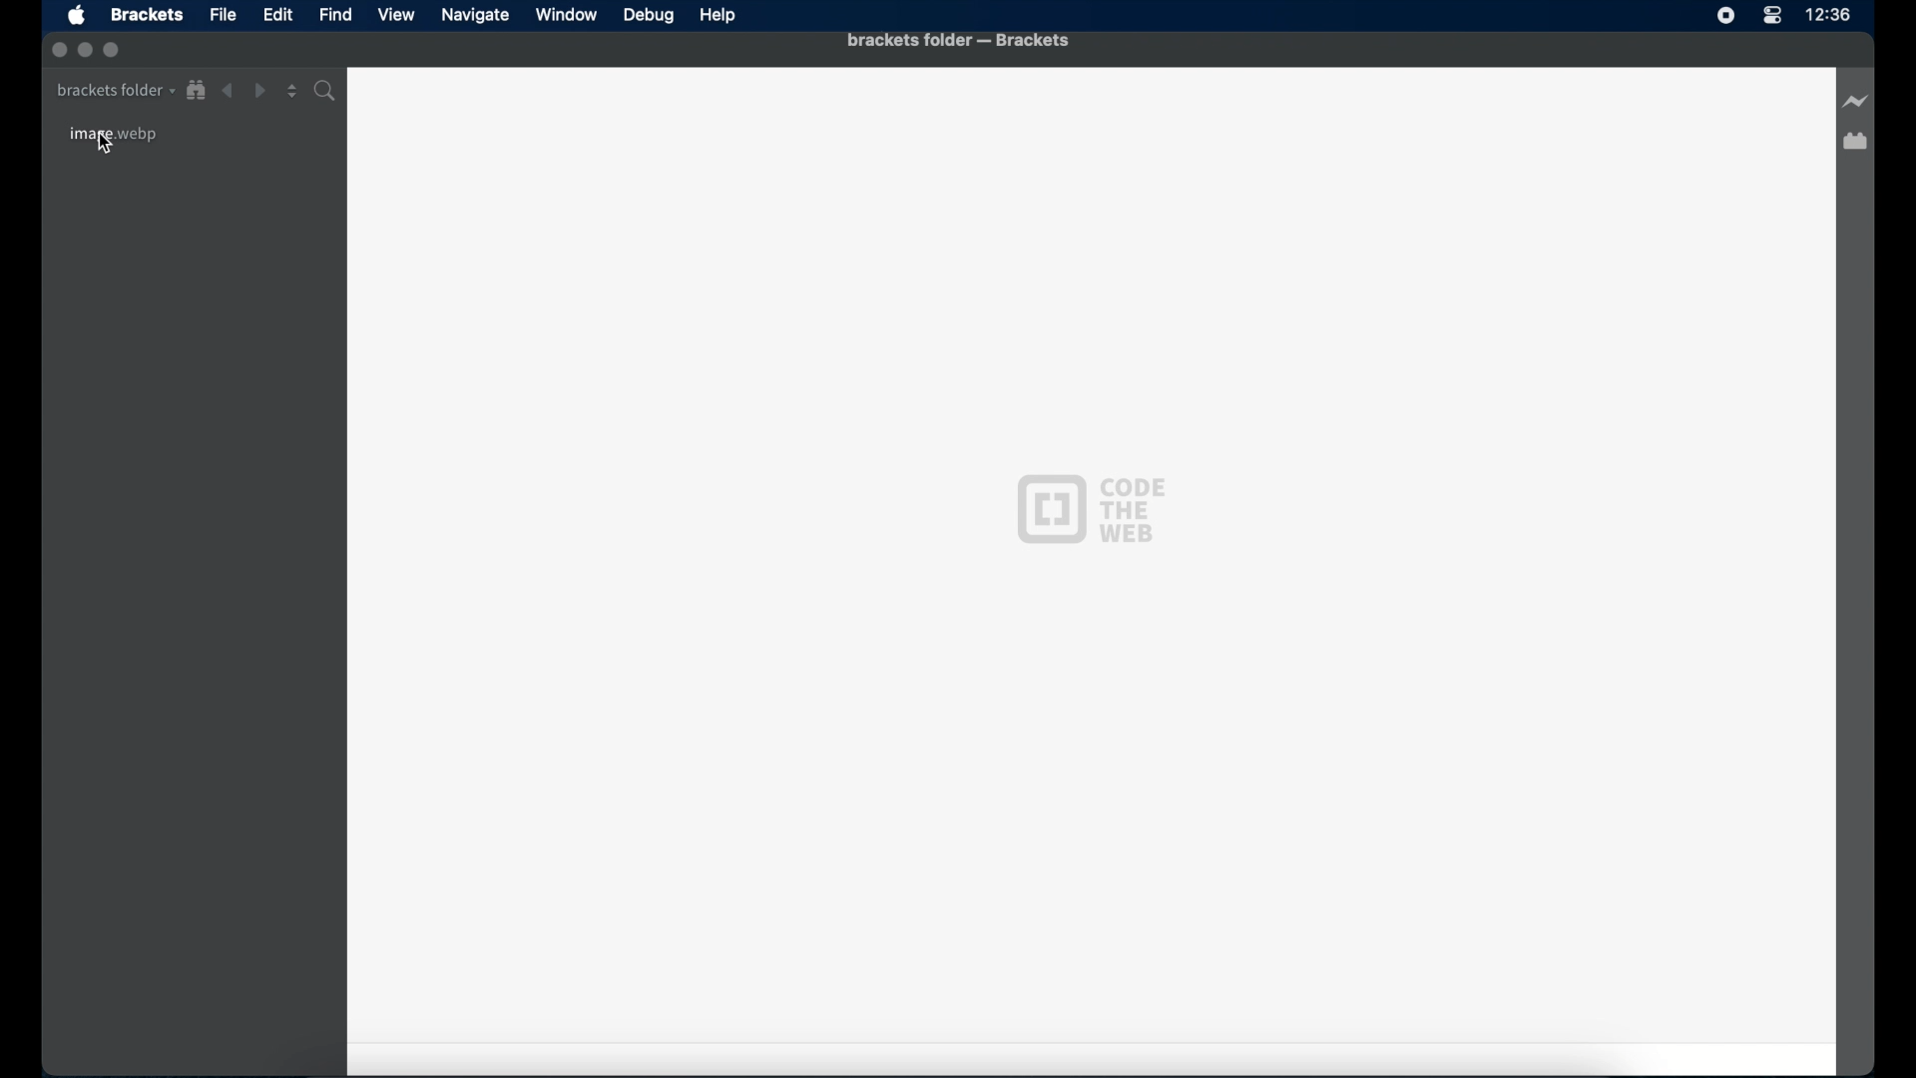 Image resolution: width=1916 pixels, height=1078 pixels. I want to click on apple icon, so click(77, 17).